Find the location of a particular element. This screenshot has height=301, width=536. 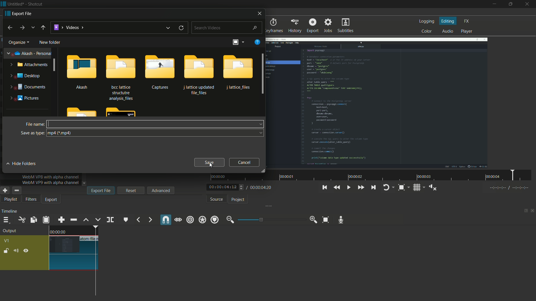

minimize is located at coordinates (494, 4).